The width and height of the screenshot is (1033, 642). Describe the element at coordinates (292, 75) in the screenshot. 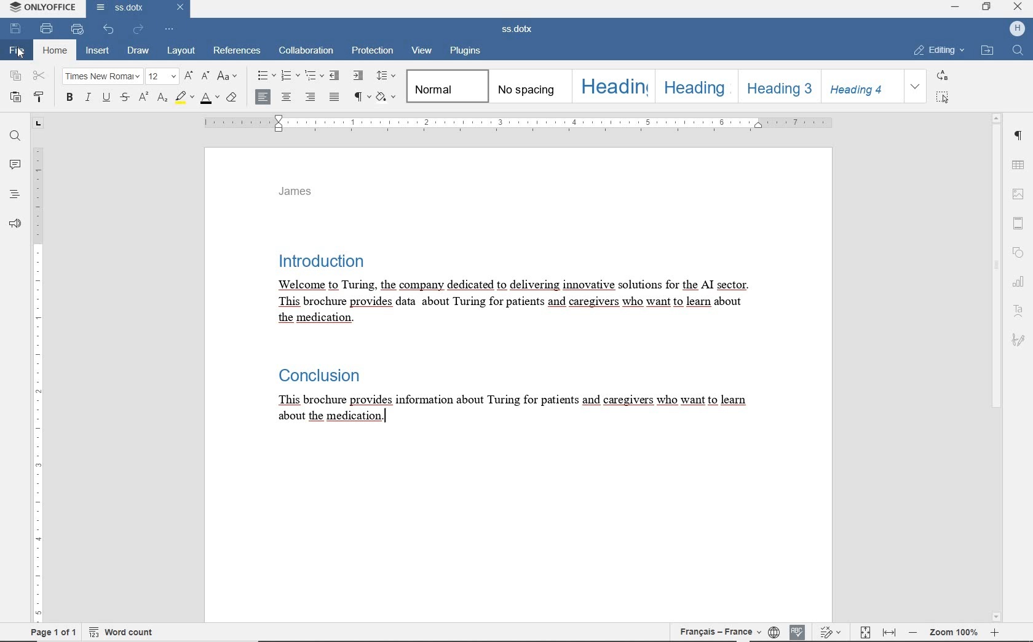

I see `NUMBERING` at that location.